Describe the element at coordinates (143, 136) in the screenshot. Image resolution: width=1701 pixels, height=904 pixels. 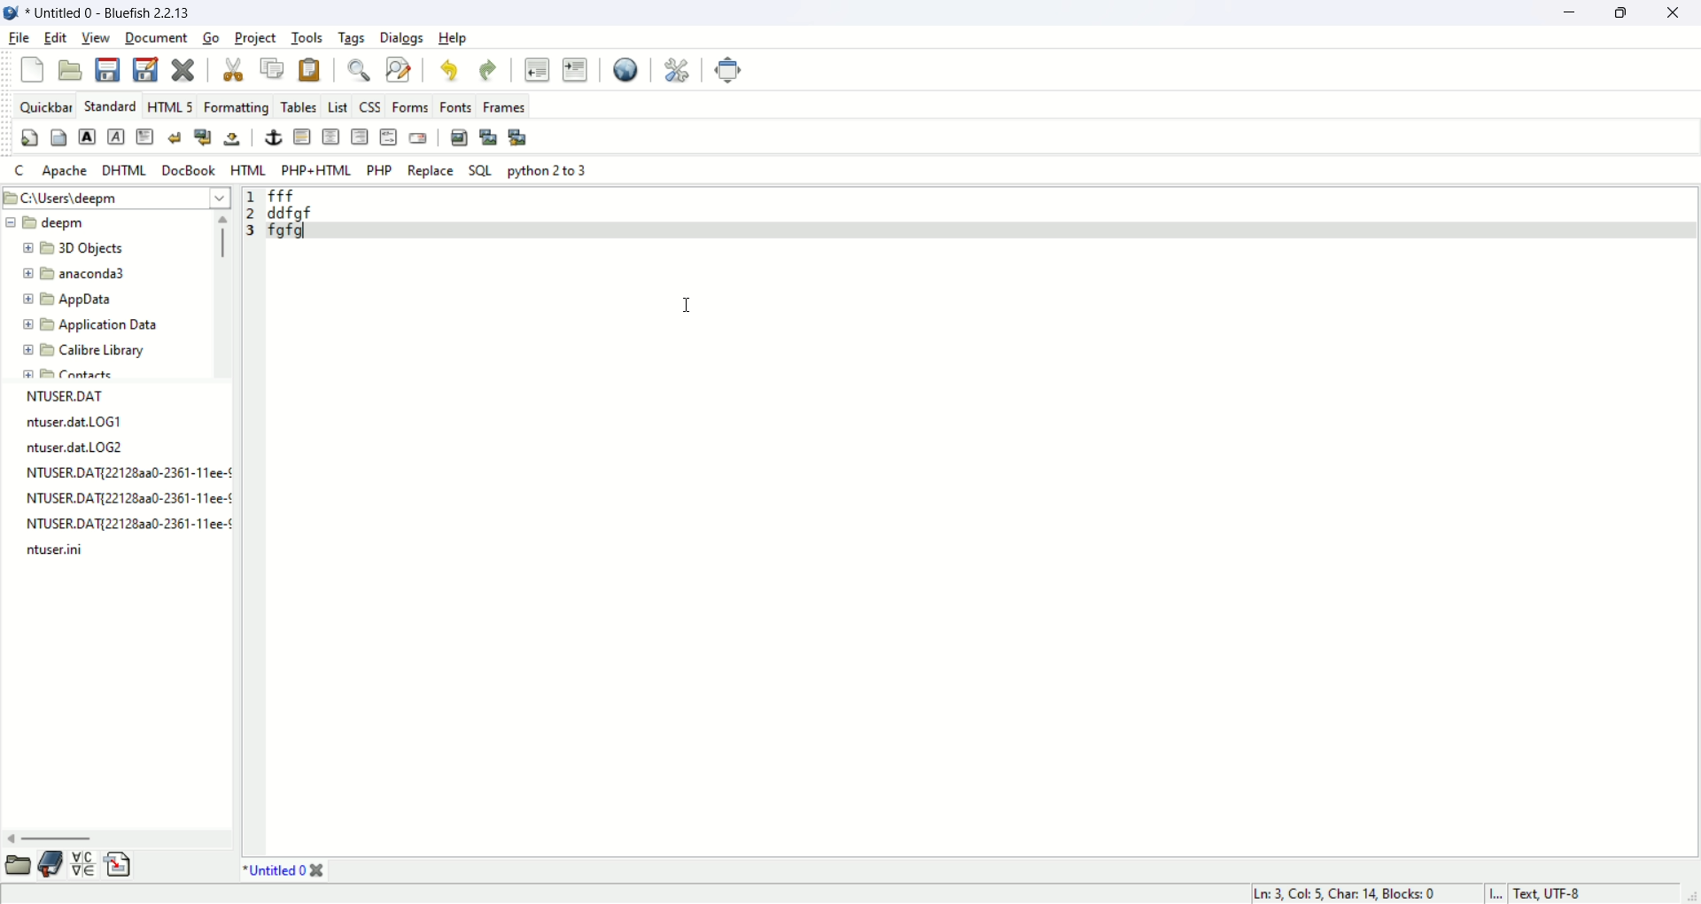
I see `paragraph` at that location.